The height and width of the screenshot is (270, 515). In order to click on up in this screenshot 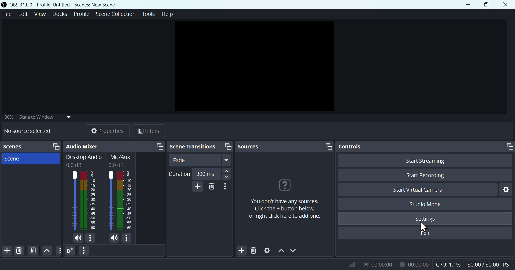, I will do `click(47, 250)`.